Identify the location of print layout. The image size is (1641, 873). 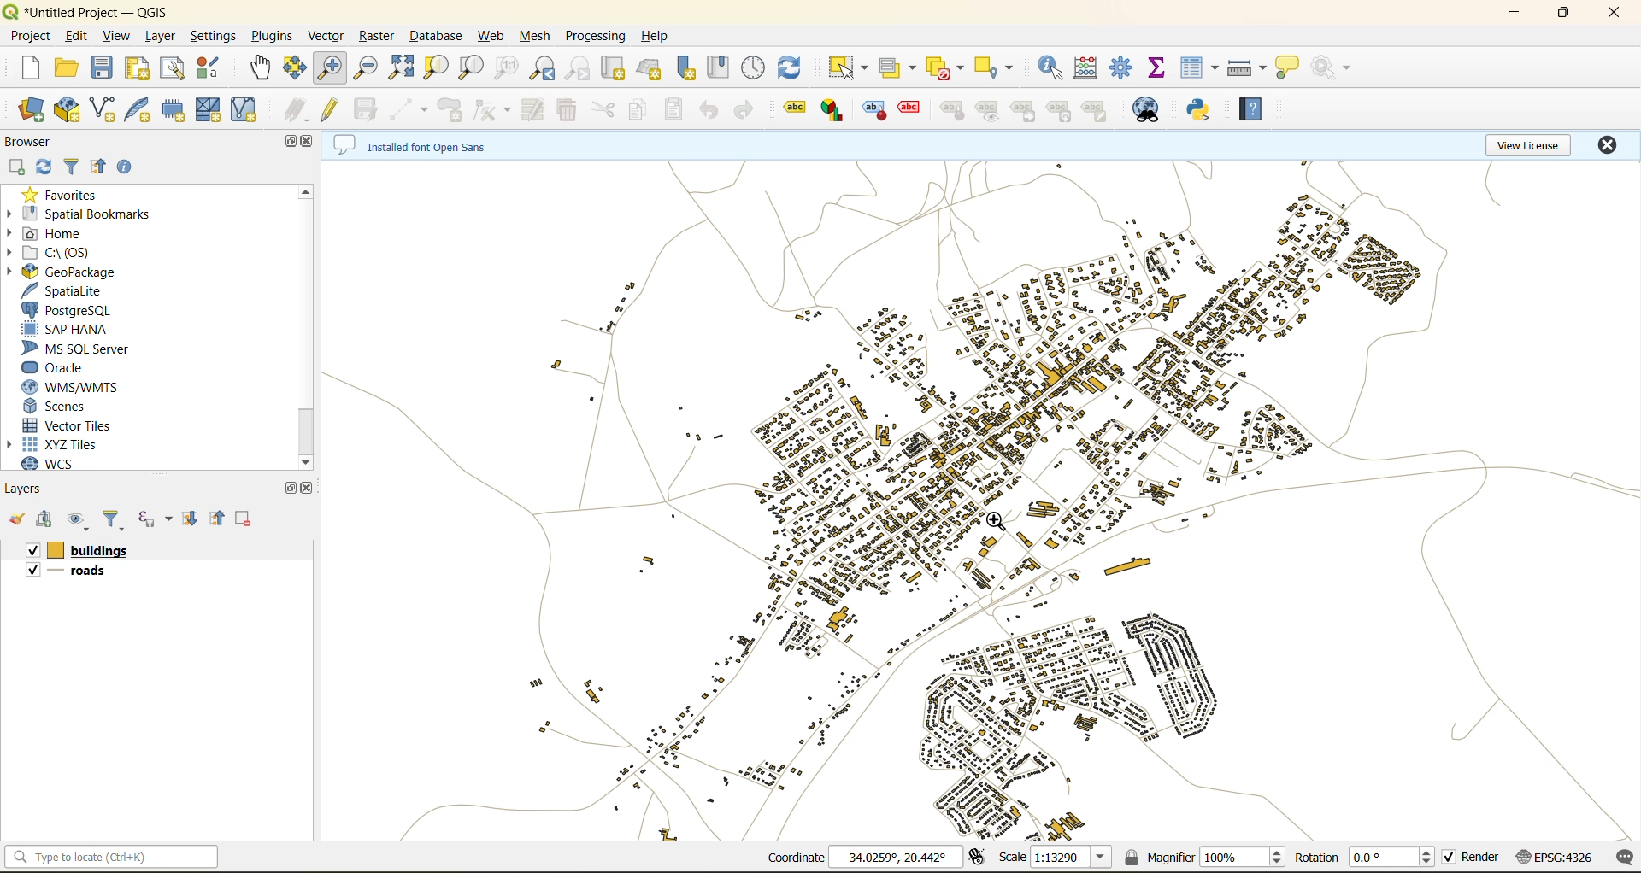
(141, 68).